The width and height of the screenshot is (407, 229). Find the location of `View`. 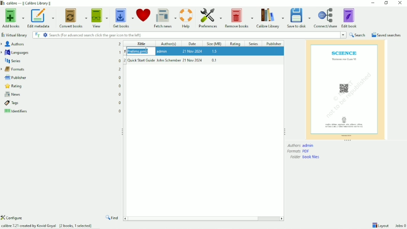

View is located at coordinates (100, 18).